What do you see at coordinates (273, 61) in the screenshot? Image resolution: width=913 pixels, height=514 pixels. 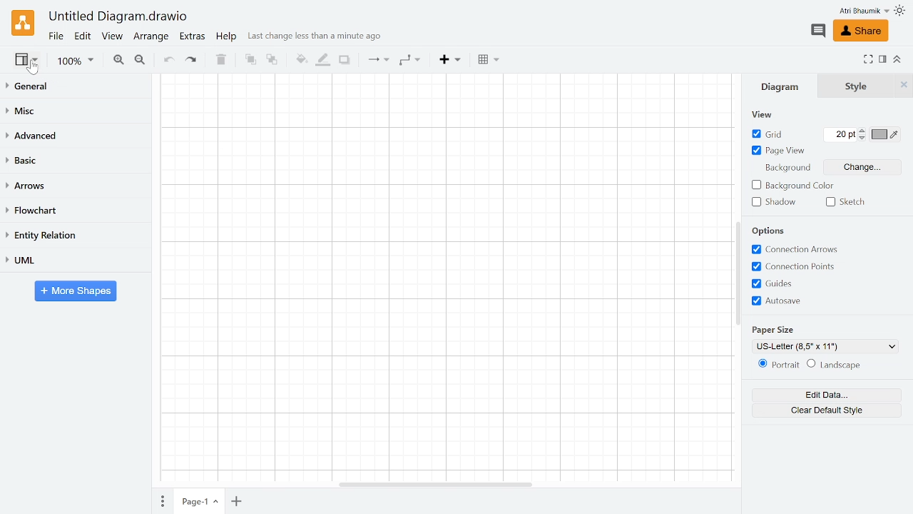 I see `To back` at bounding box center [273, 61].